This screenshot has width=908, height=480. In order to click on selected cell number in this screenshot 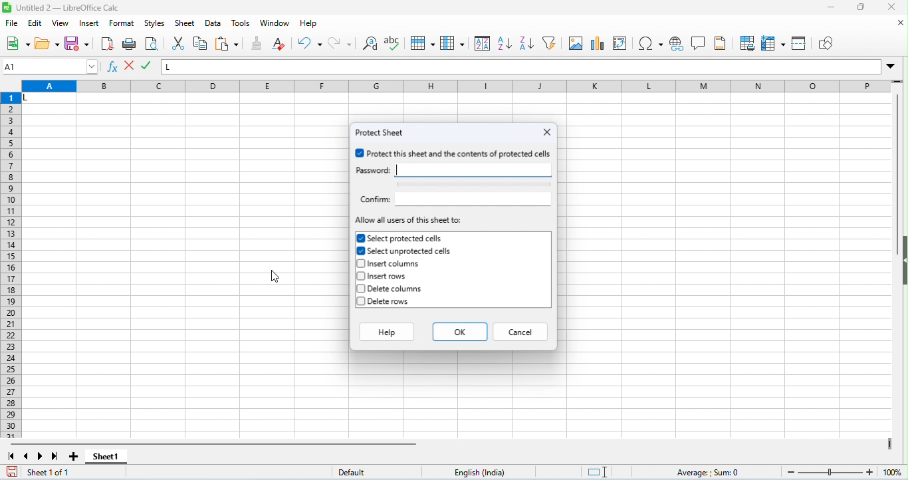, I will do `click(51, 66)`.